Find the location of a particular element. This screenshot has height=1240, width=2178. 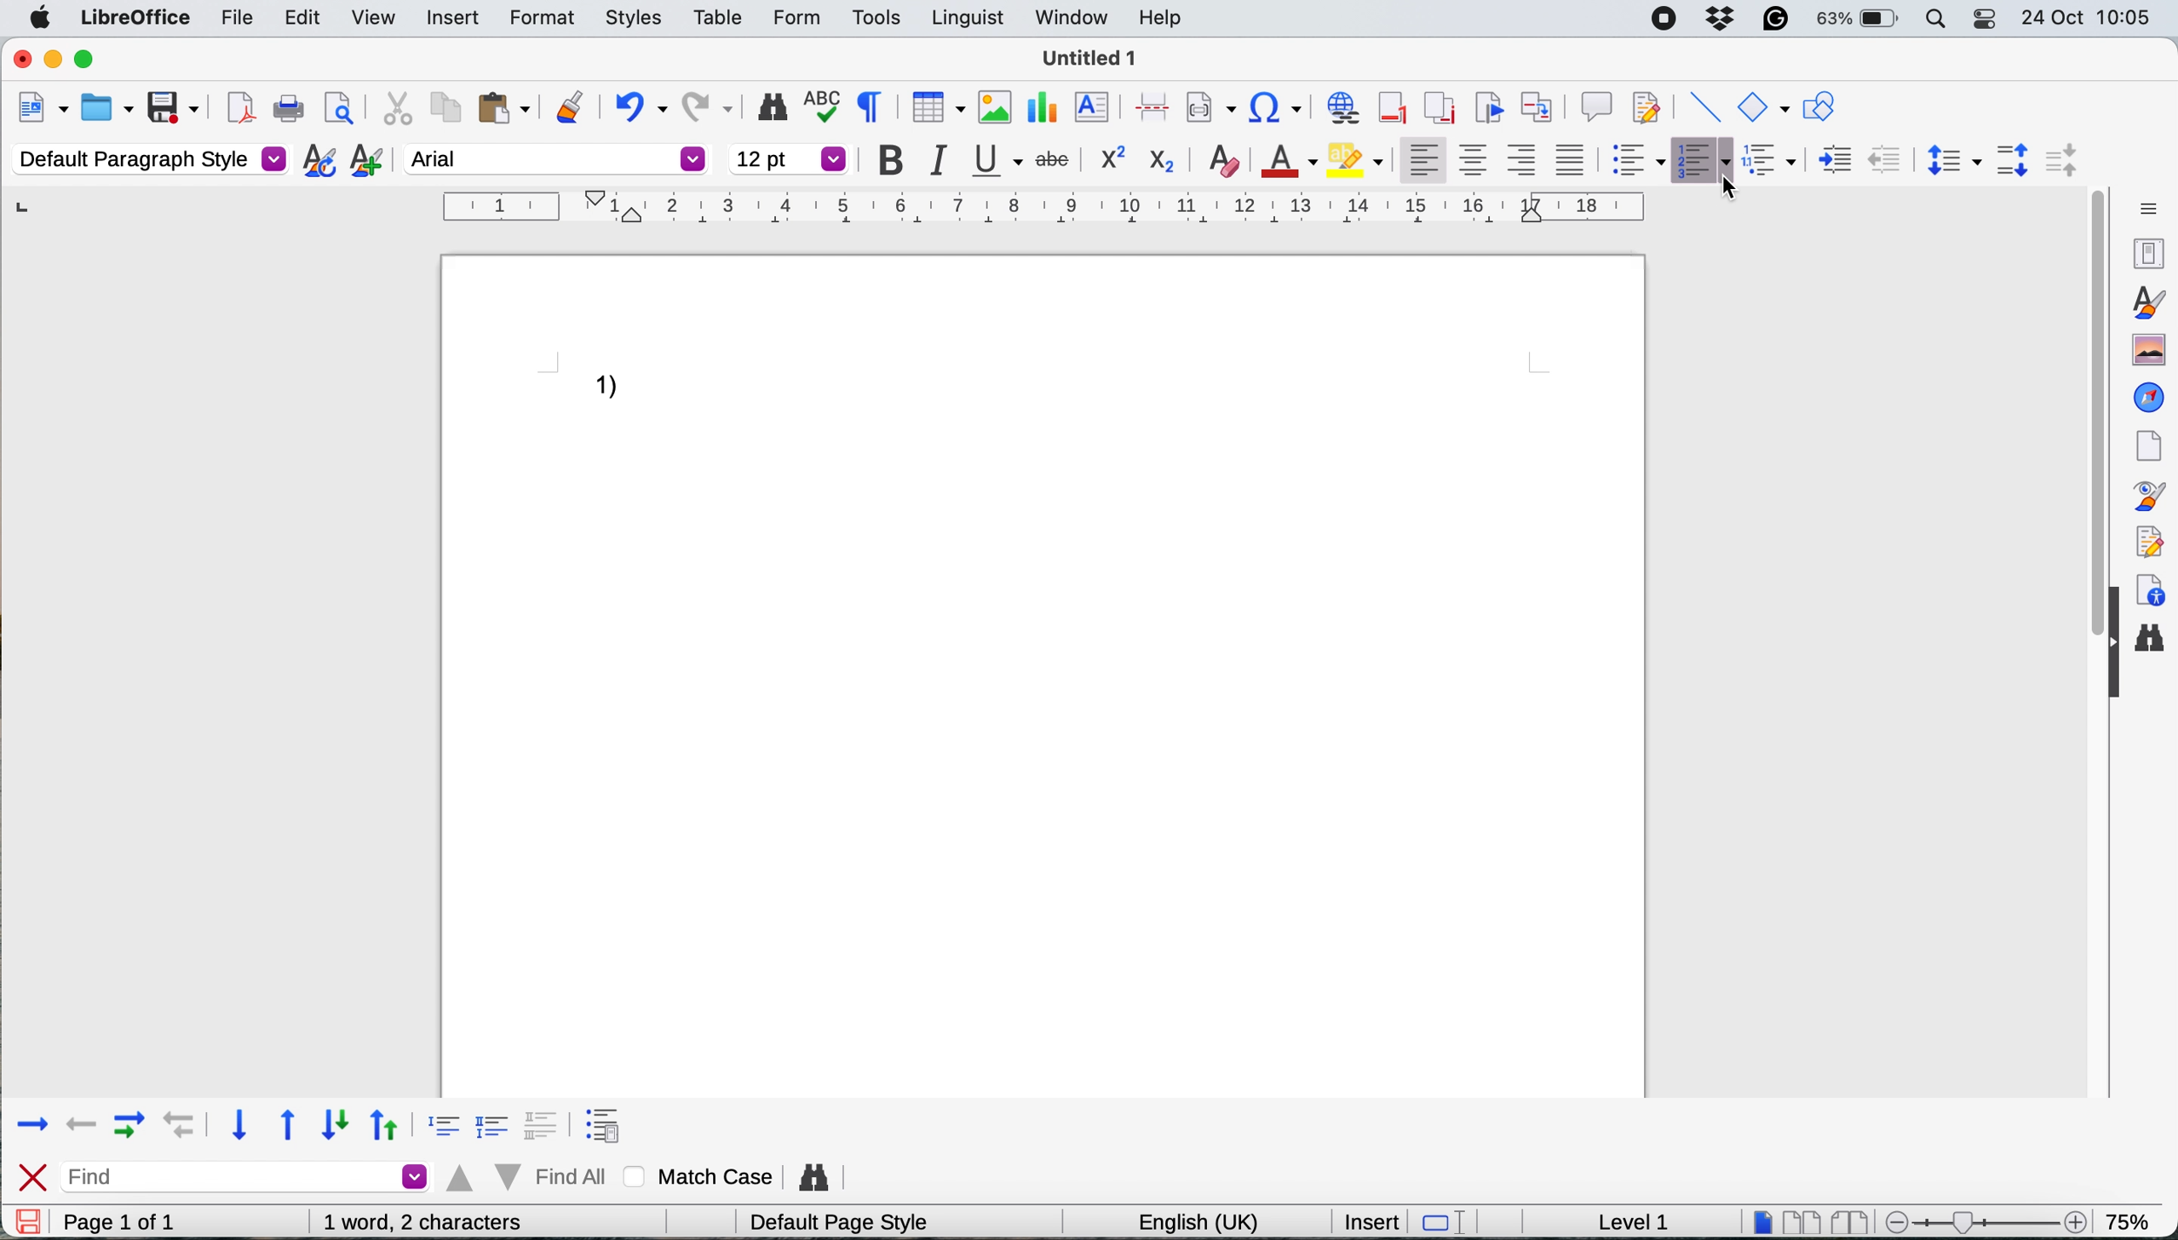

insert hyperlink is located at coordinates (1342, 109).